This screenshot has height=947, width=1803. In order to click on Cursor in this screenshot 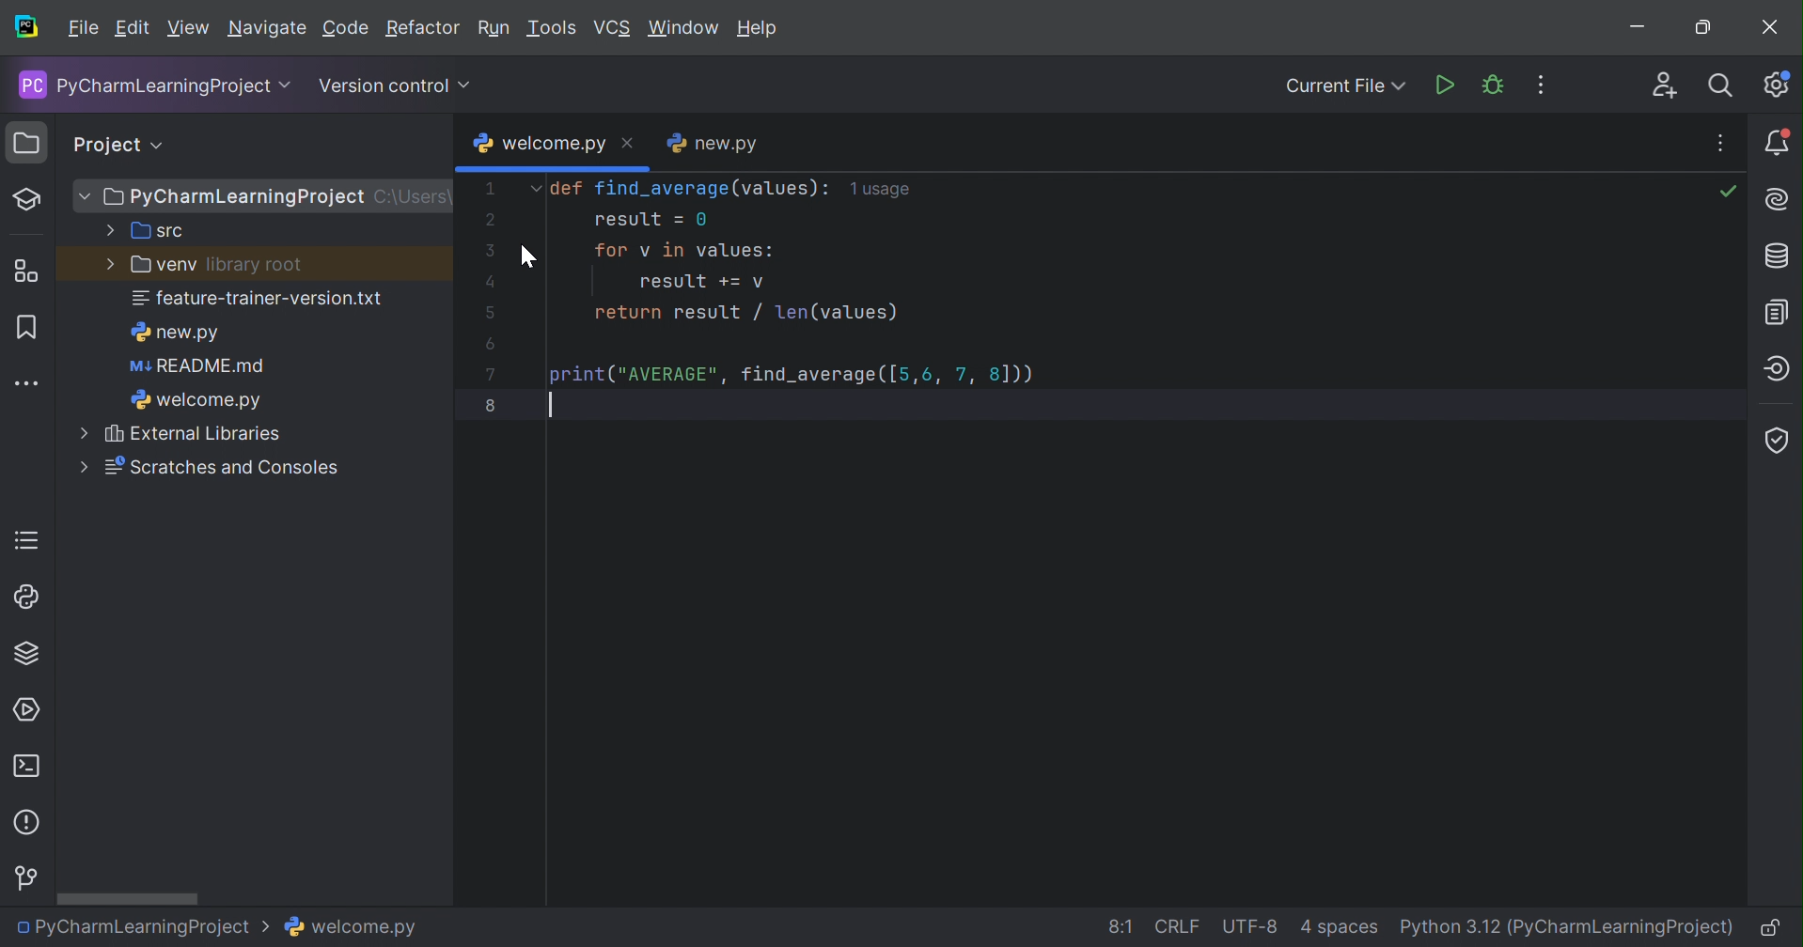, I will do `click(530, 255)`.